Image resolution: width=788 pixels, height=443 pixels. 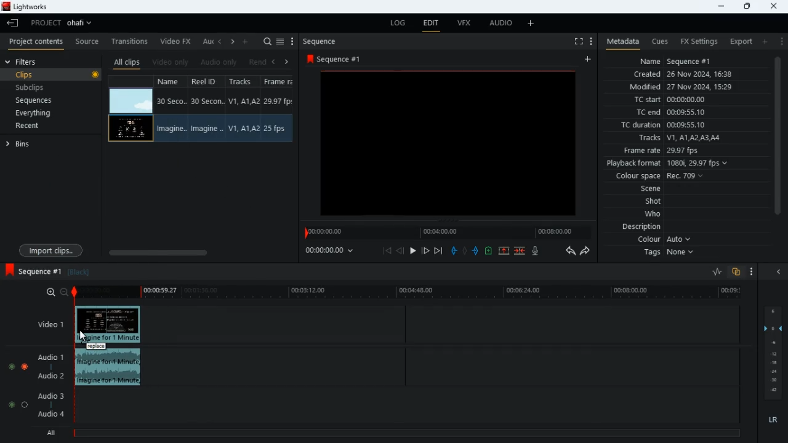 What do you see at coordinates (776, 420) in the screenshot?
I see `LR` at bounding box center [776, 420].